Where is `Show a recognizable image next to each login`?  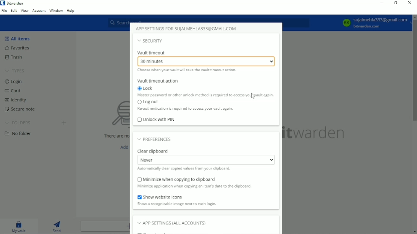
Show a recognizable image next to each login is located at coordinates (185, 204).